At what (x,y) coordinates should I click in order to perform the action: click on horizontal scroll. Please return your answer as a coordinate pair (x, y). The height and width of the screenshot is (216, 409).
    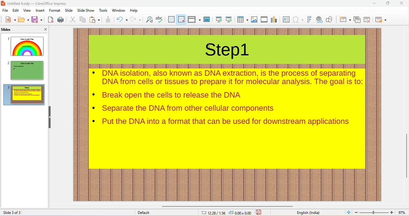
    Looking at the image, I should click on (234, 206).